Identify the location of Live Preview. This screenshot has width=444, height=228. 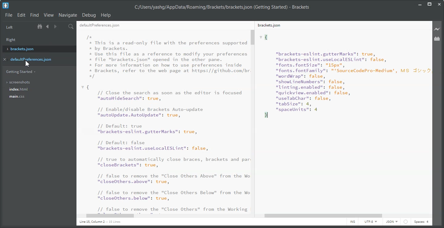
(437, 29).